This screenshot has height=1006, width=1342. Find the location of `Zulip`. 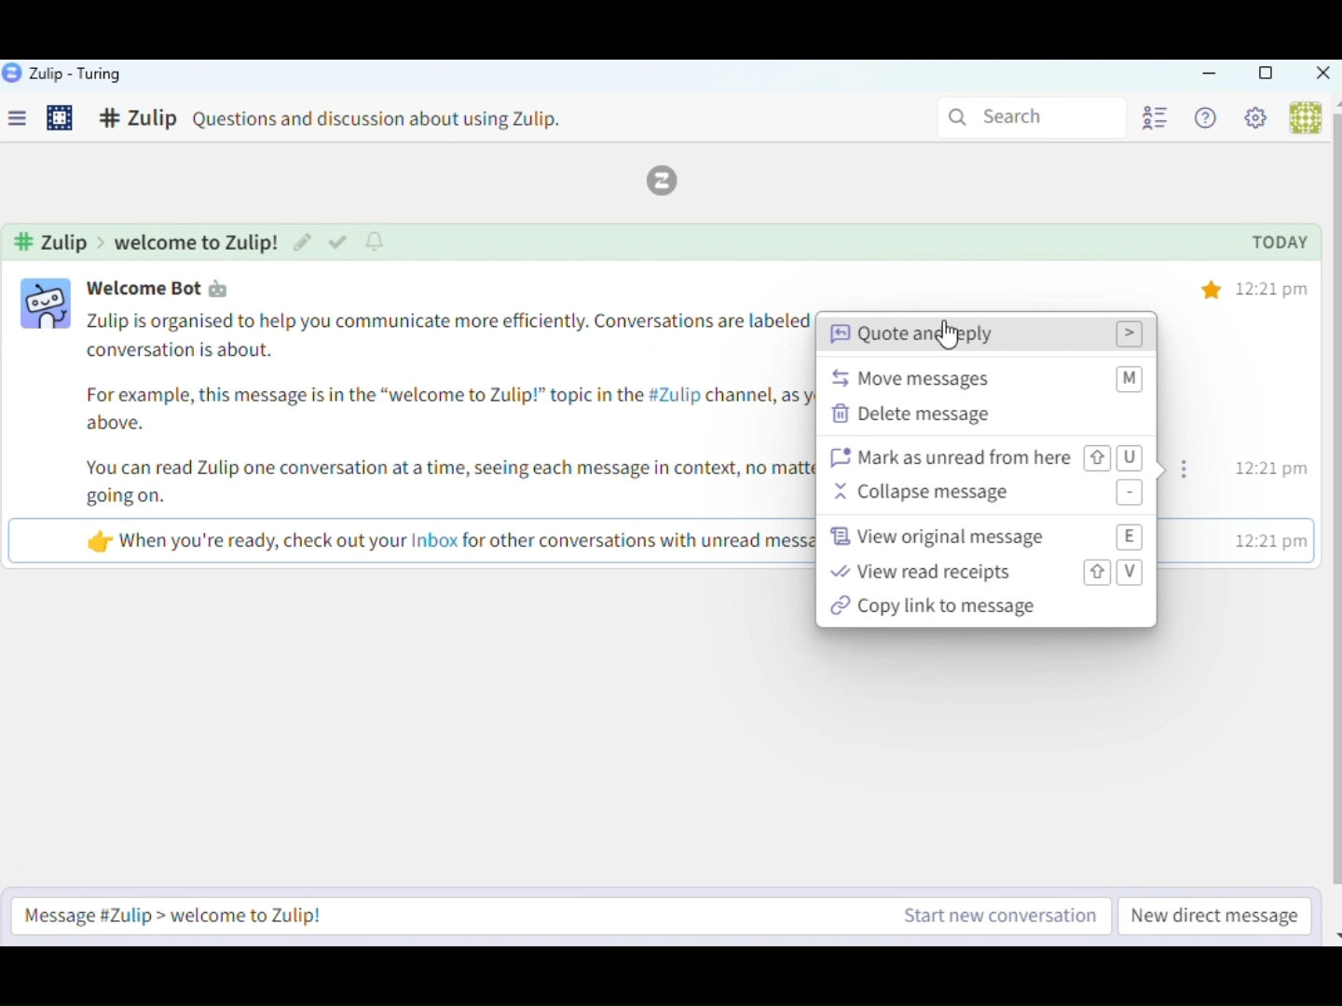

Zulip is located at coordinates (63, 75).